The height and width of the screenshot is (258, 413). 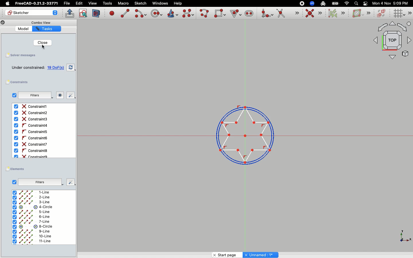 What do you see at coordinates (188, 13) in the screenshot?
I see `Create b-spline` at bounding box center [188, 13].